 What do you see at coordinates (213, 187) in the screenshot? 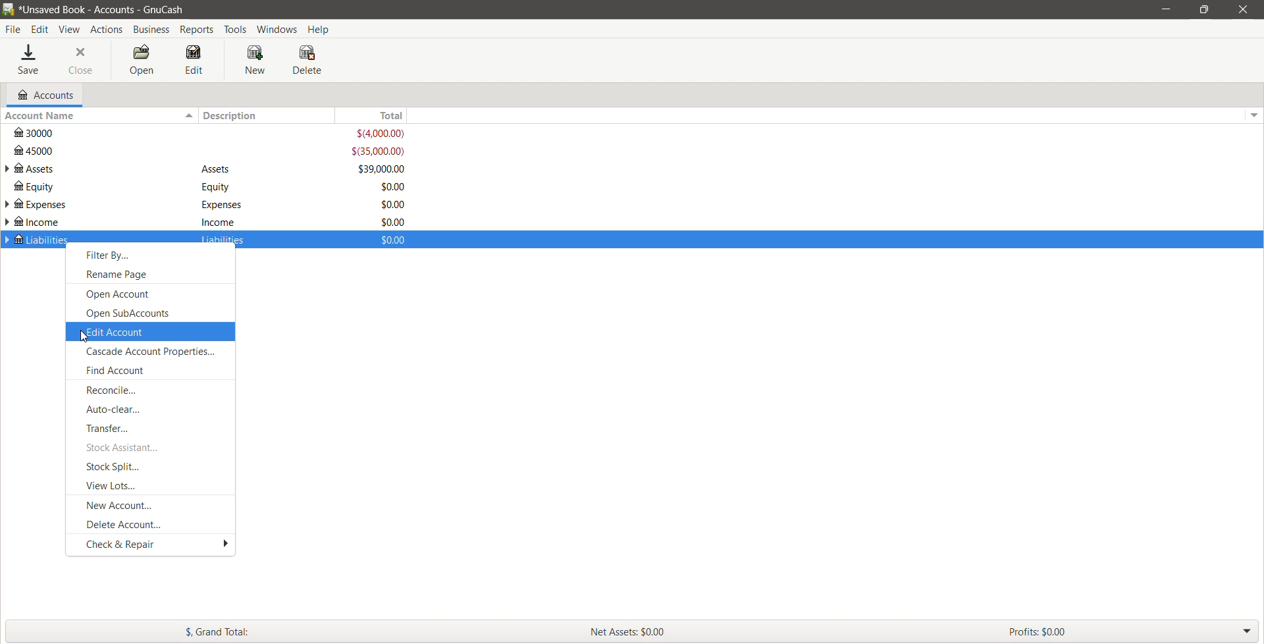
I see `details of the account "Equity"` at bounding box center [213, 187].